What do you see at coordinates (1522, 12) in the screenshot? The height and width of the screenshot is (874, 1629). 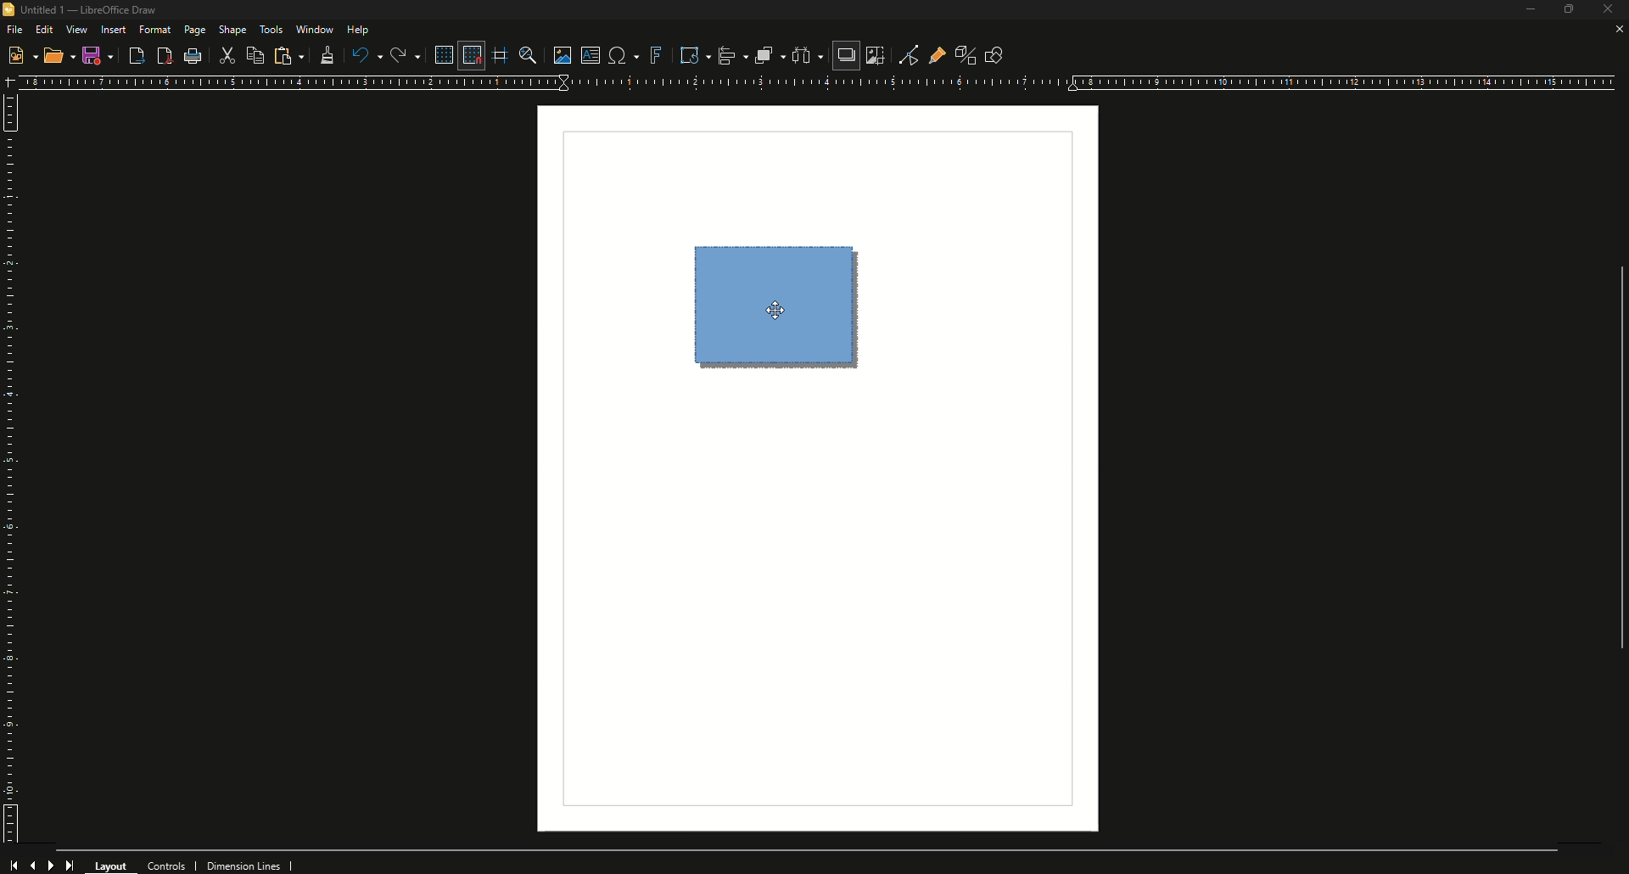 I see `Minimize` at bounding box center [1522, 12].